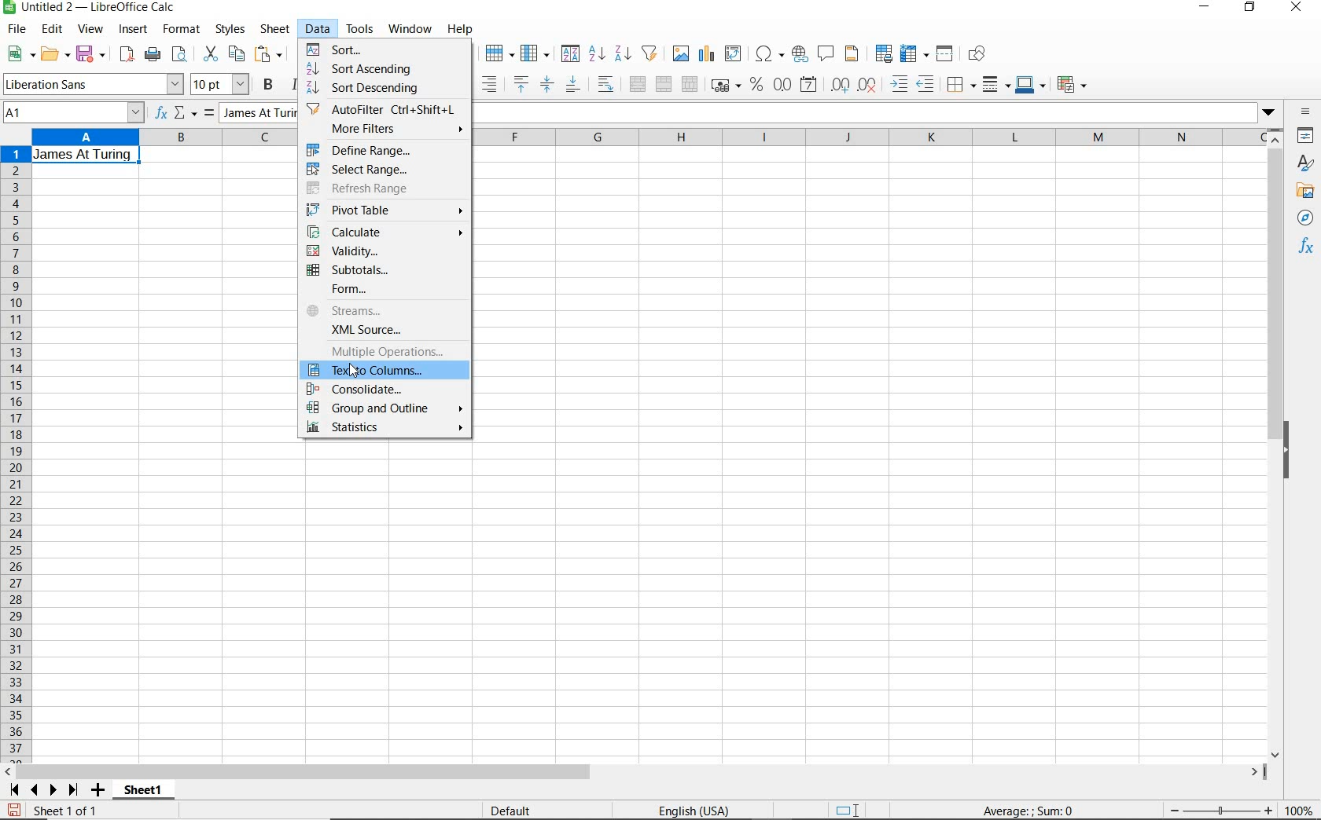  What do you see at coordinates (1291, 450) in the screenshot?
I see `hide` at bounding box center [1291, 450].